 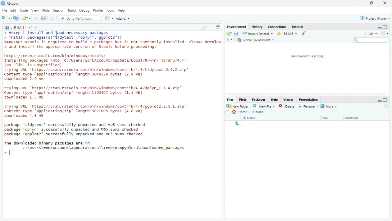 What do you see at coordinates (46, 10) in the screenshot?
I see `Plots` at bounding box center [46, 10].